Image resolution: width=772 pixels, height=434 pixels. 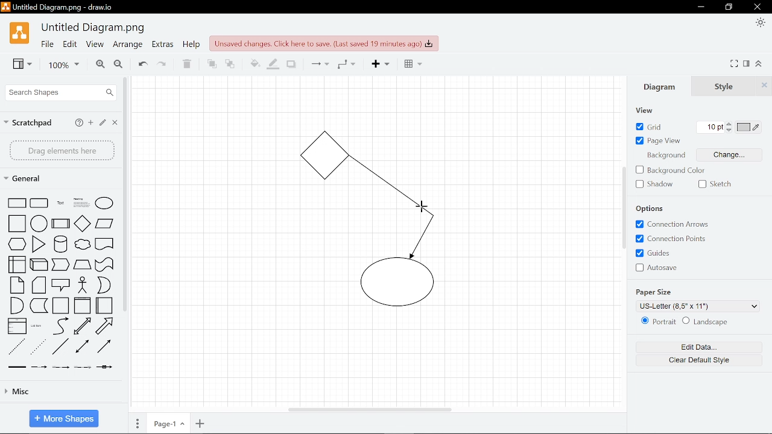 What do you see at coordinates (676, 171) in the screenshot?
I see `background color` at bounding box center [676, 171].